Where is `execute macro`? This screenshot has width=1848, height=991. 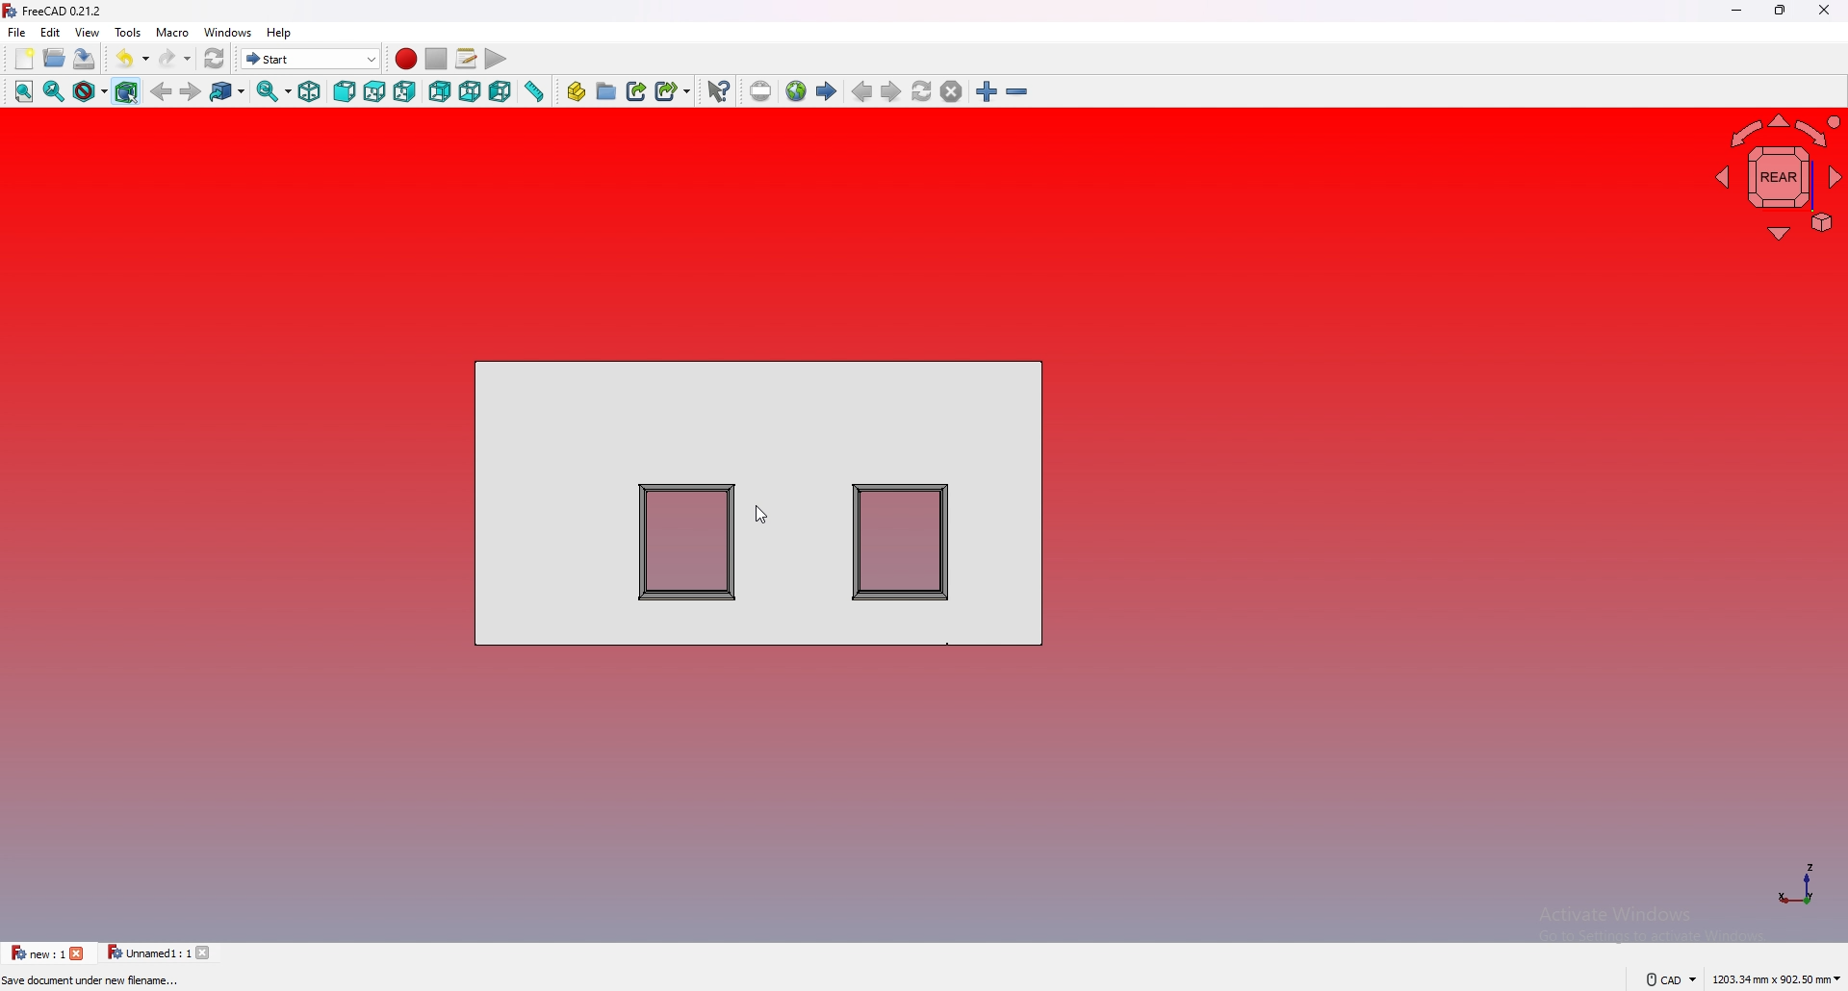
execute macro is located at coordinates (497, 60).